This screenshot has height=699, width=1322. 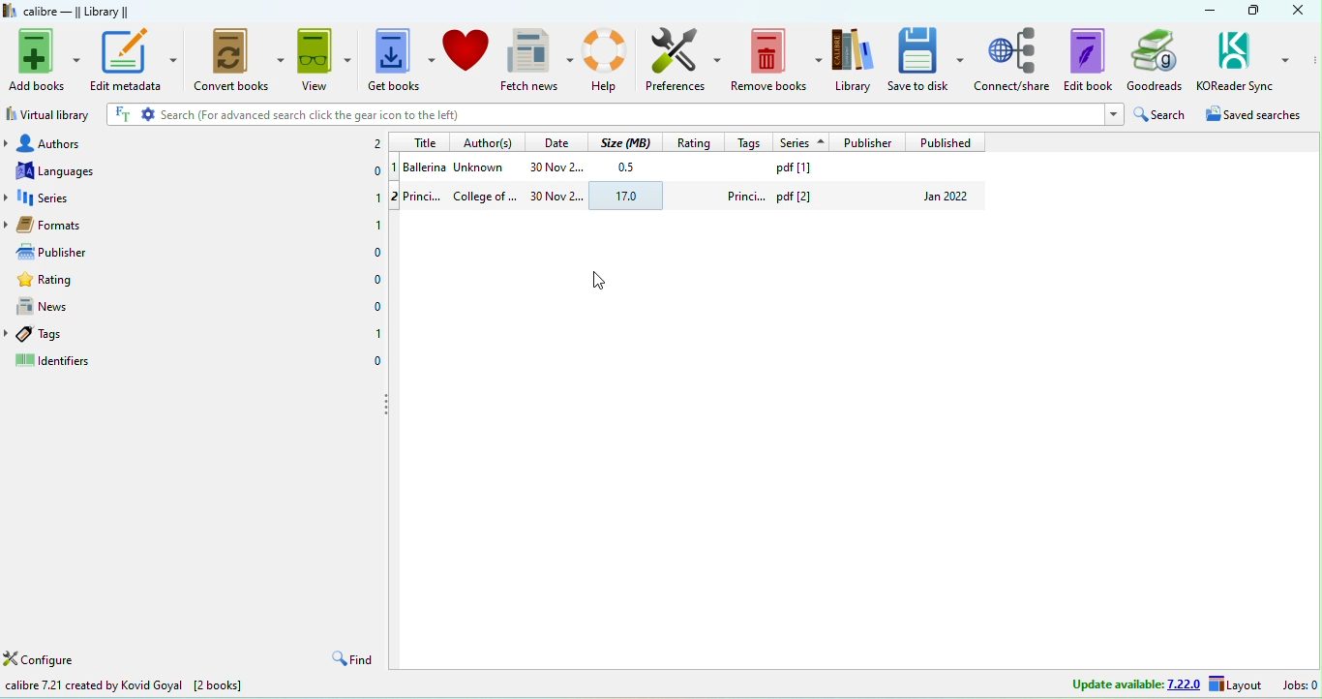 I want to click on 1 balleina, so click(x=419, y=166).